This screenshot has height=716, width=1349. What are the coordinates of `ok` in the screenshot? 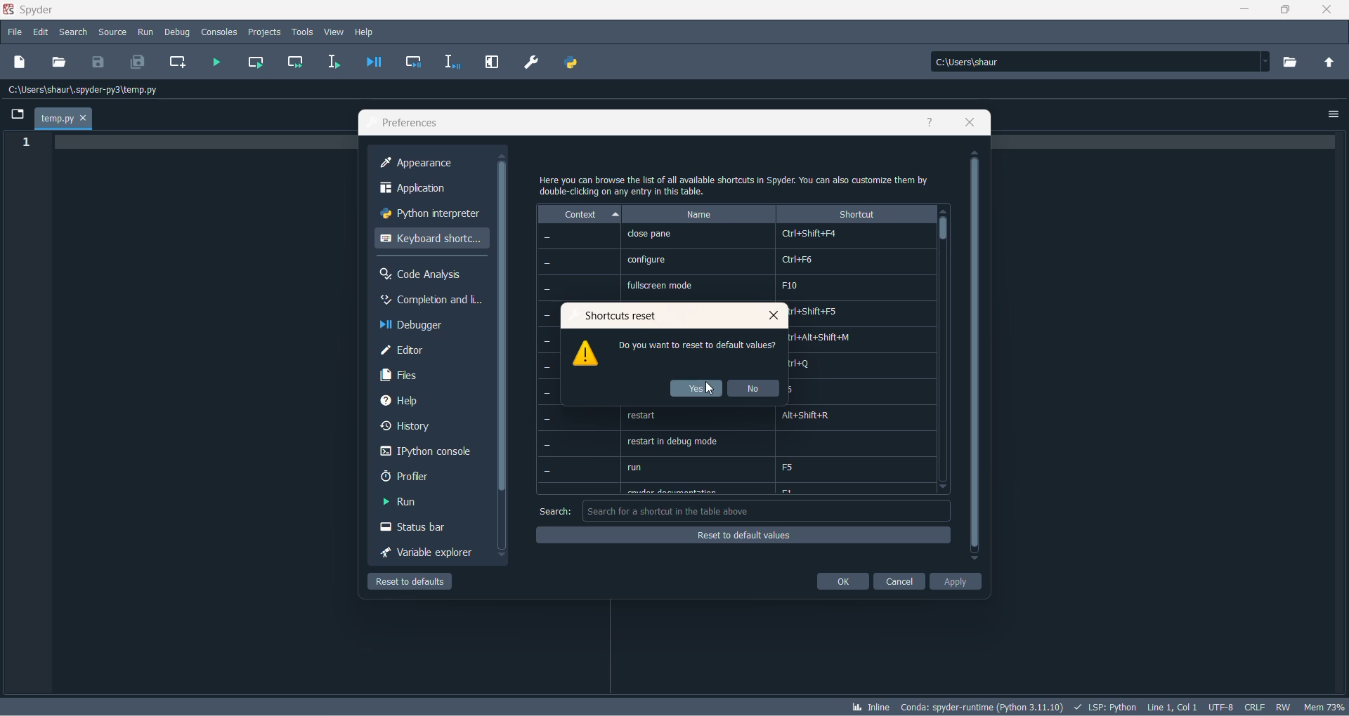 It's located at (842, 581).